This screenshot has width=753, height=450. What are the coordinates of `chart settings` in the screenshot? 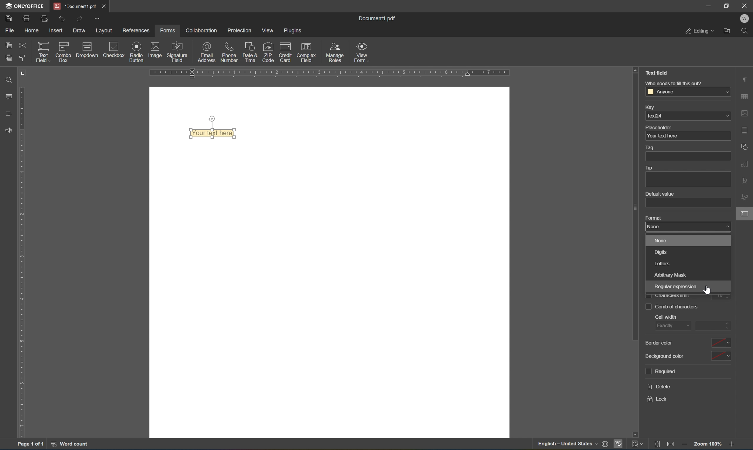 It's located at (745, 163).